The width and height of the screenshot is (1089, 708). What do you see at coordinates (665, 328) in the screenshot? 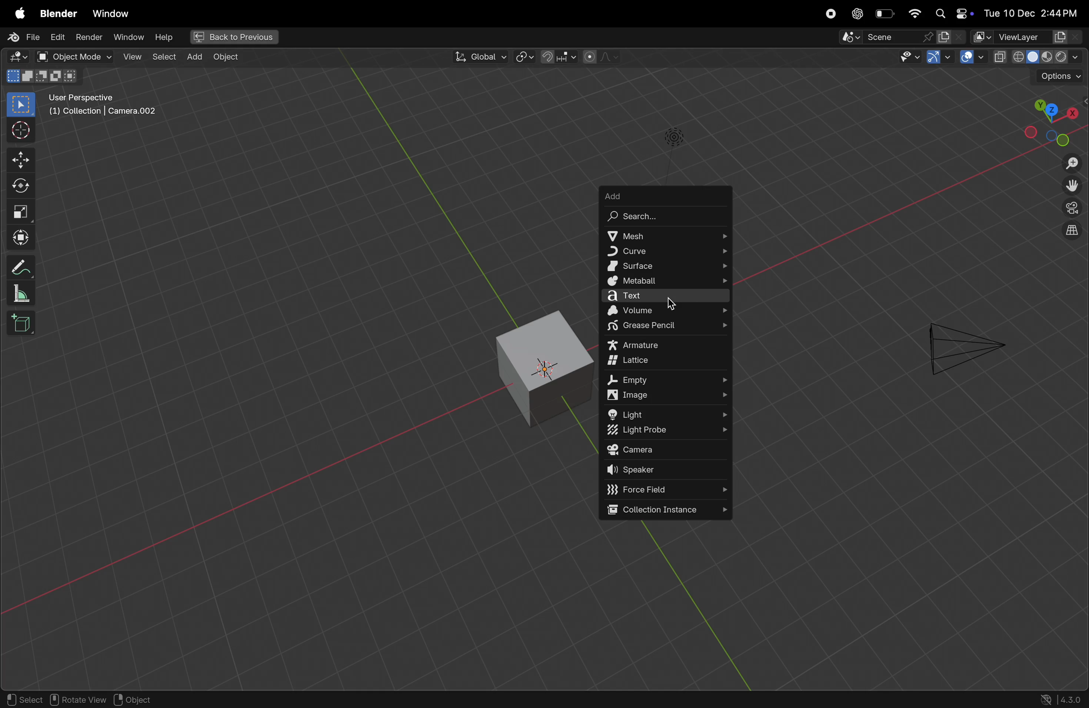
I see `Grease pencil` at bounding box center [665, 328].